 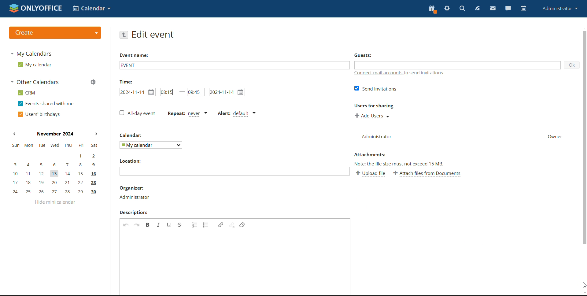 I want to click on administrator, so click(x=561, y=9).